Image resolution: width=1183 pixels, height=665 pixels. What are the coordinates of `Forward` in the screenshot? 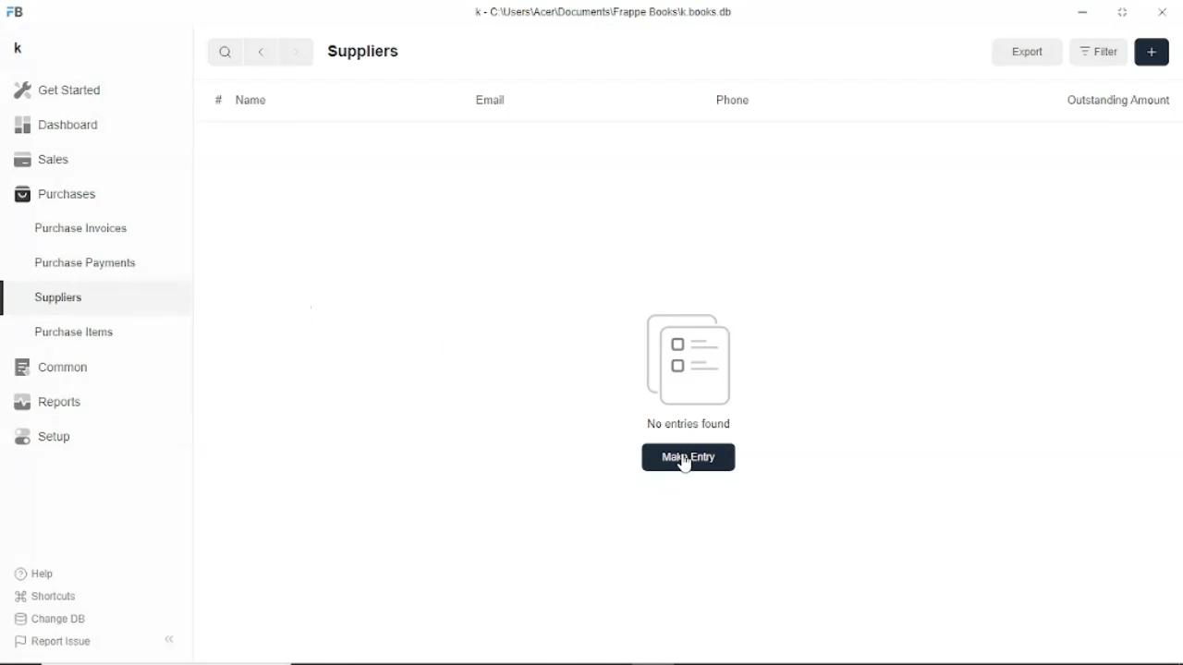 It's located at (298, 51).